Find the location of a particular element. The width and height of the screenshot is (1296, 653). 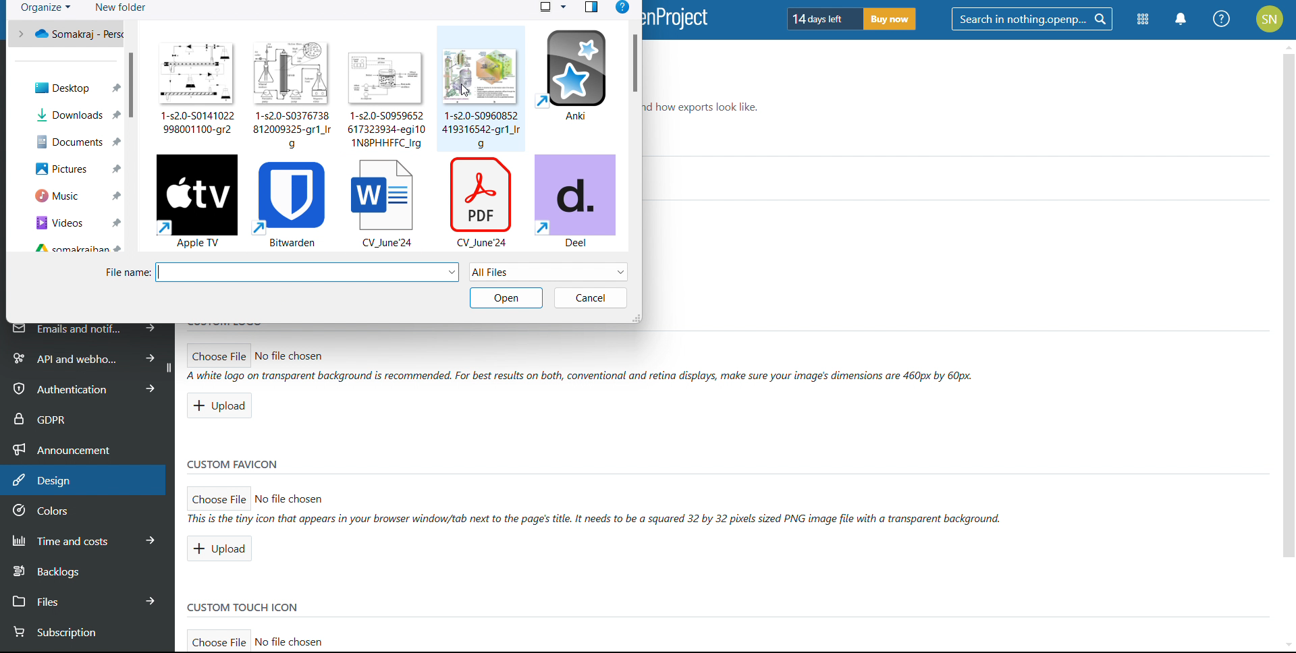

No file chosen is located at coordinates (296, 354).